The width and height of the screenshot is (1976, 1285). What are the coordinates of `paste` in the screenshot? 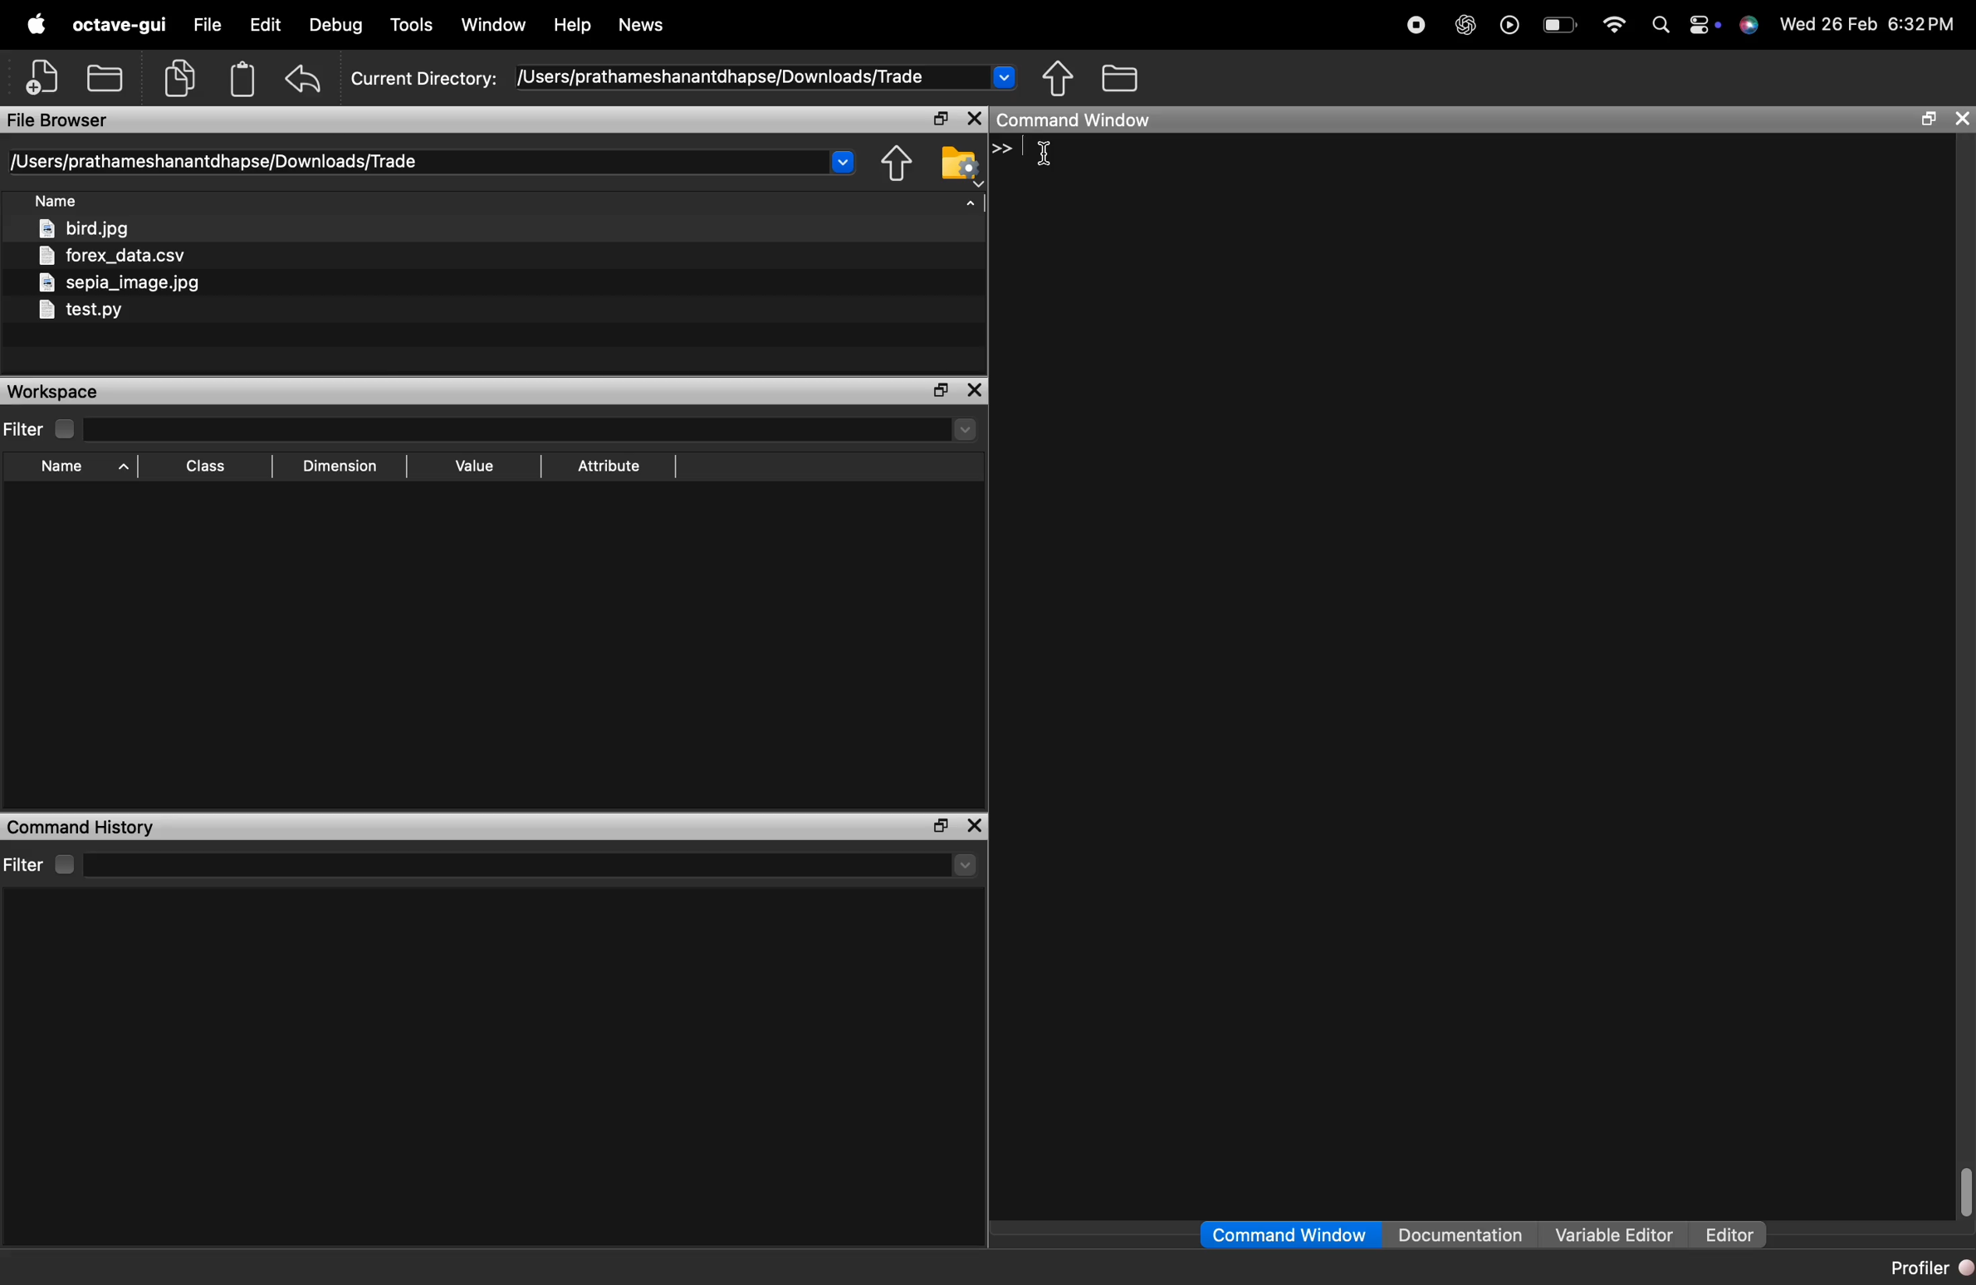 It's located at (244, 78).